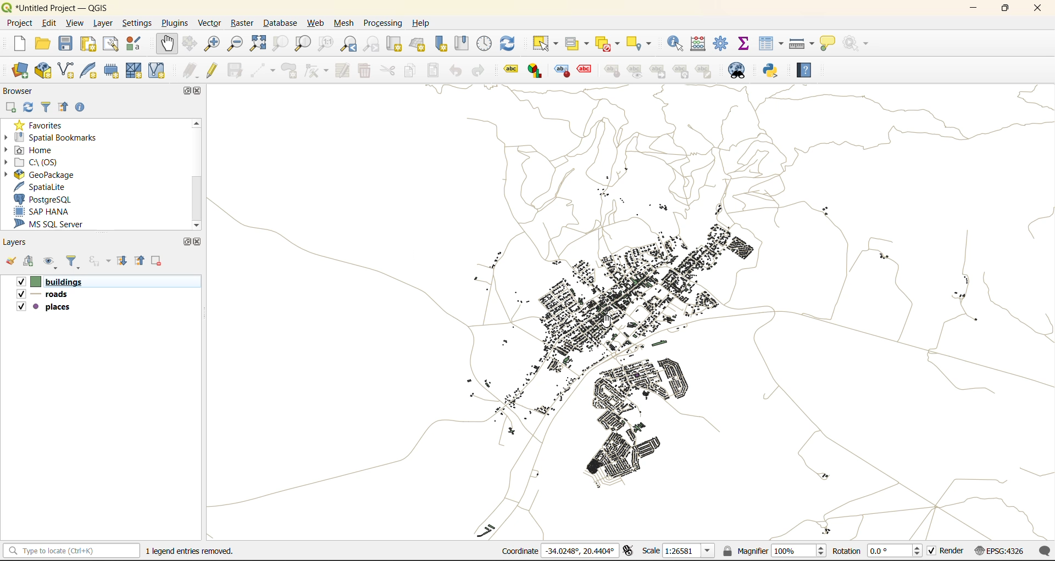  What do you see at coordinates (42, 124) in the screenshot?
I see `favorites` at bounding box center [42, 124].